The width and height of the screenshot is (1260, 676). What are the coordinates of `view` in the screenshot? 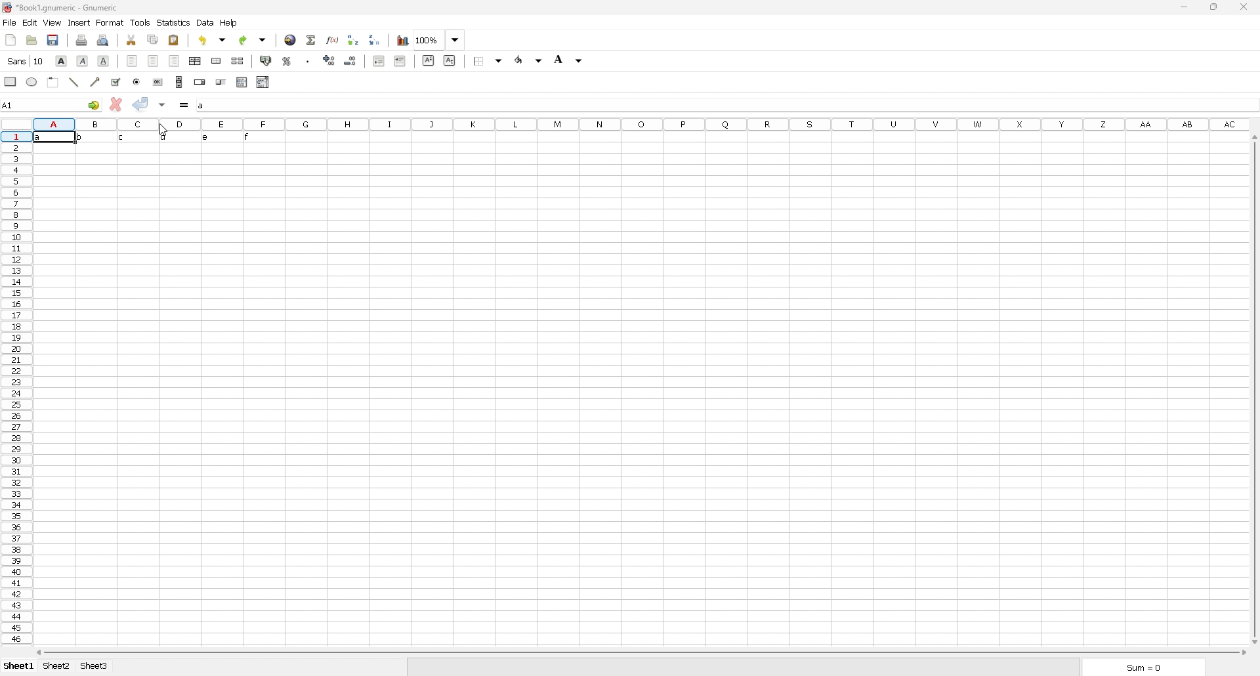 It's located at (52, 22).